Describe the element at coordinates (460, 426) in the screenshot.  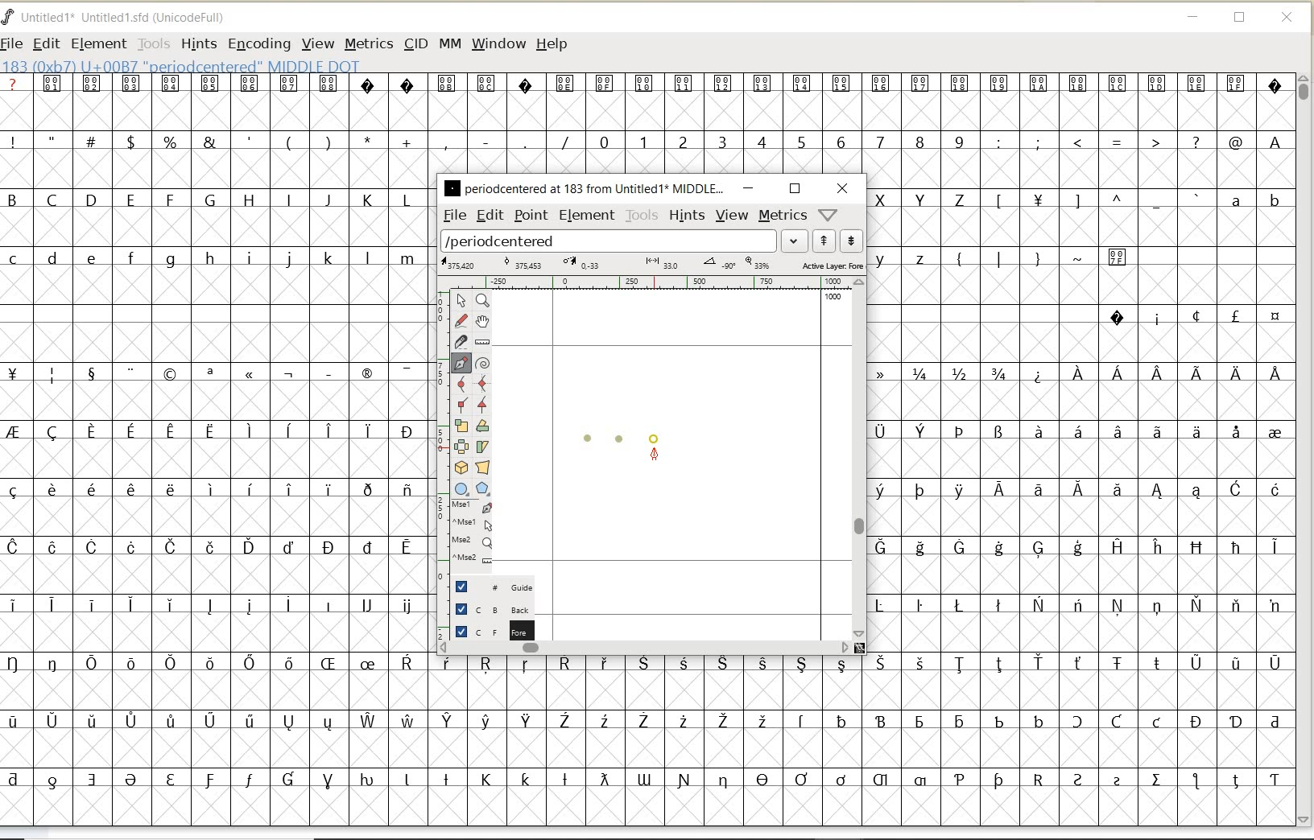
I see `scale the selection` at that location.